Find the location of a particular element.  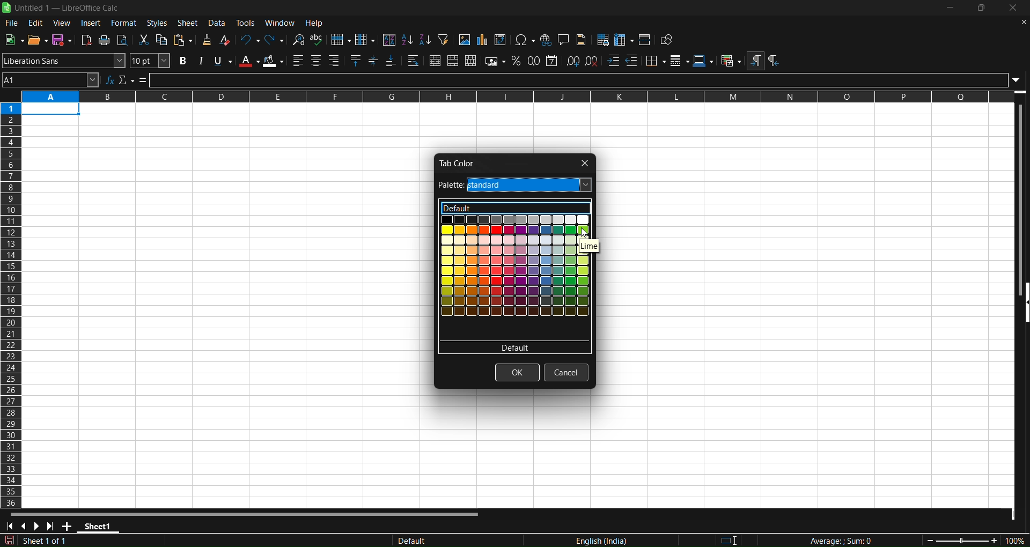

row is located at coordinates (341, 40).